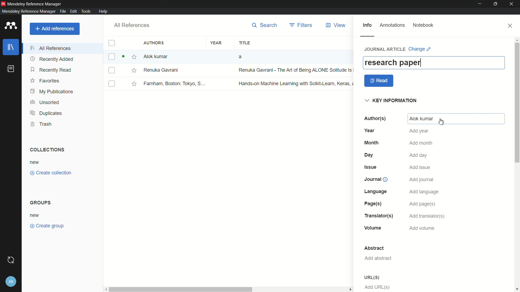  What do you see at coordinates (45, 80) in the screenshot?
I see `favorites` at bounding box center [45, 80].